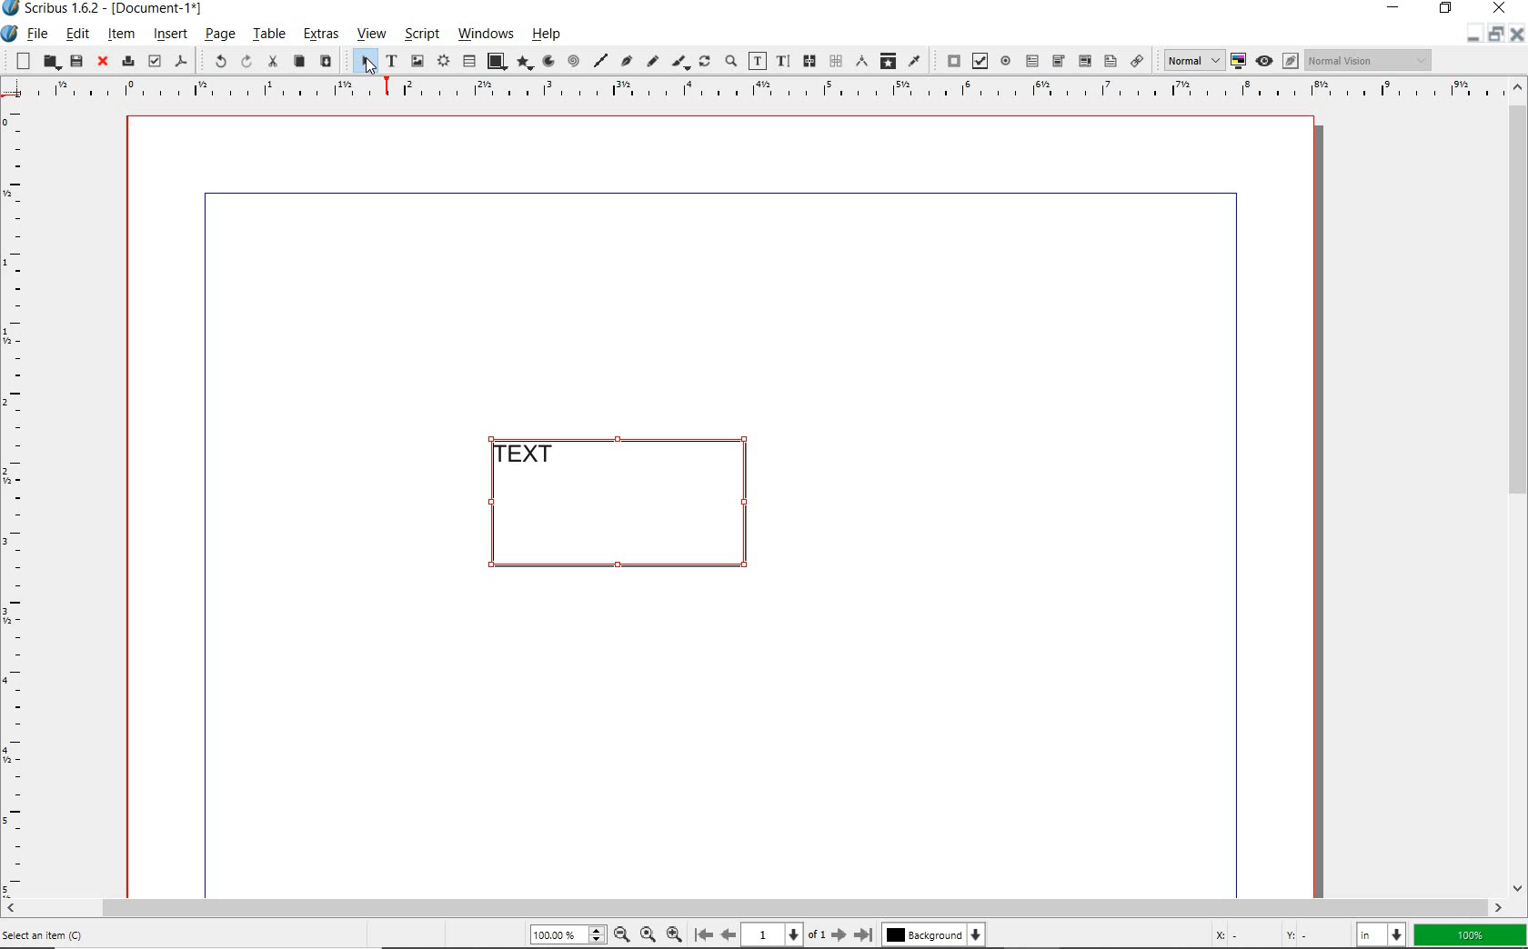 The width and height of the screenshot is (1528, 949). Describe the element at coordinates (755, 907) in the screenshot. I see `scrollbar` at that location.